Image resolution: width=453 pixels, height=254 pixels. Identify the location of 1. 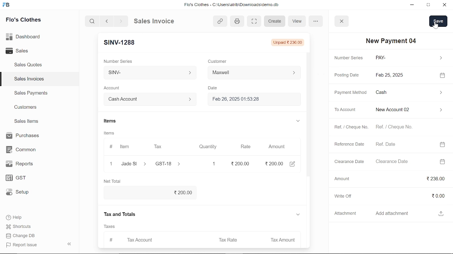
(111, 163).